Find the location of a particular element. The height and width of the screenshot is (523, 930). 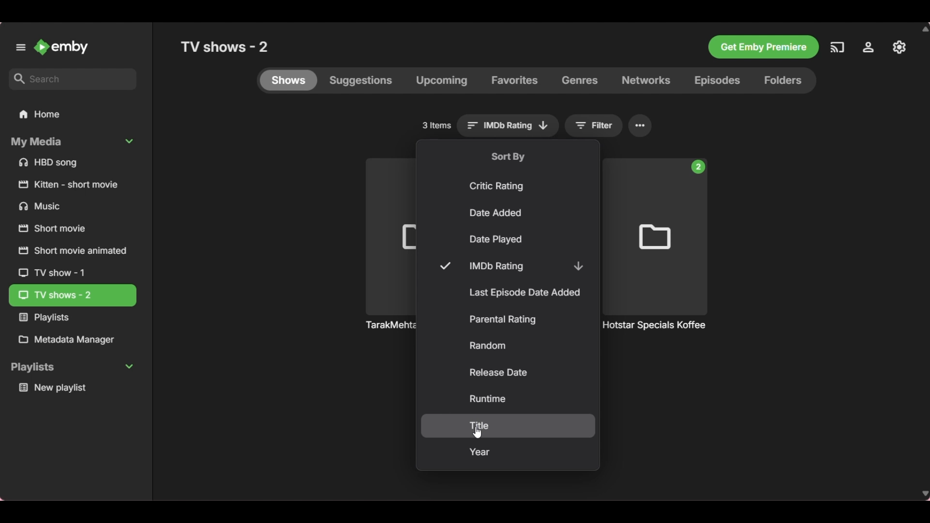

Favorites is located at coordinates (514, 80).